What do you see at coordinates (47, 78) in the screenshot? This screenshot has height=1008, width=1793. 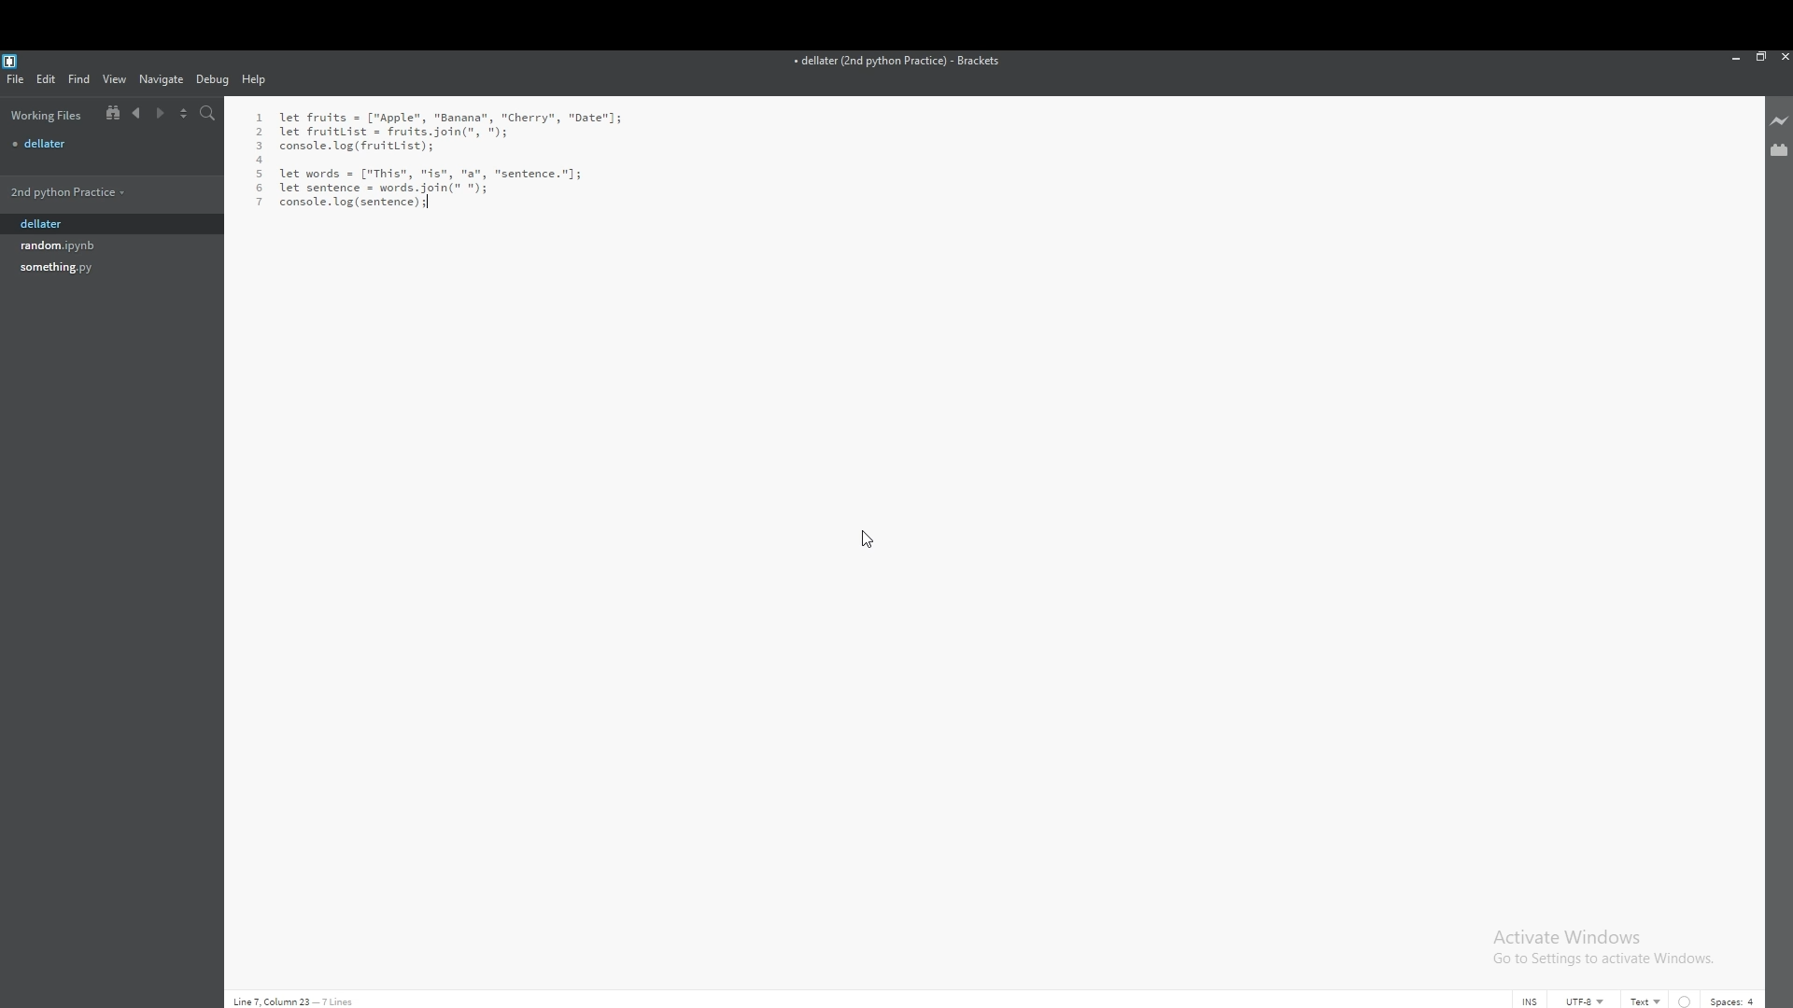 I see `edit` at bounding box center [47, 78].